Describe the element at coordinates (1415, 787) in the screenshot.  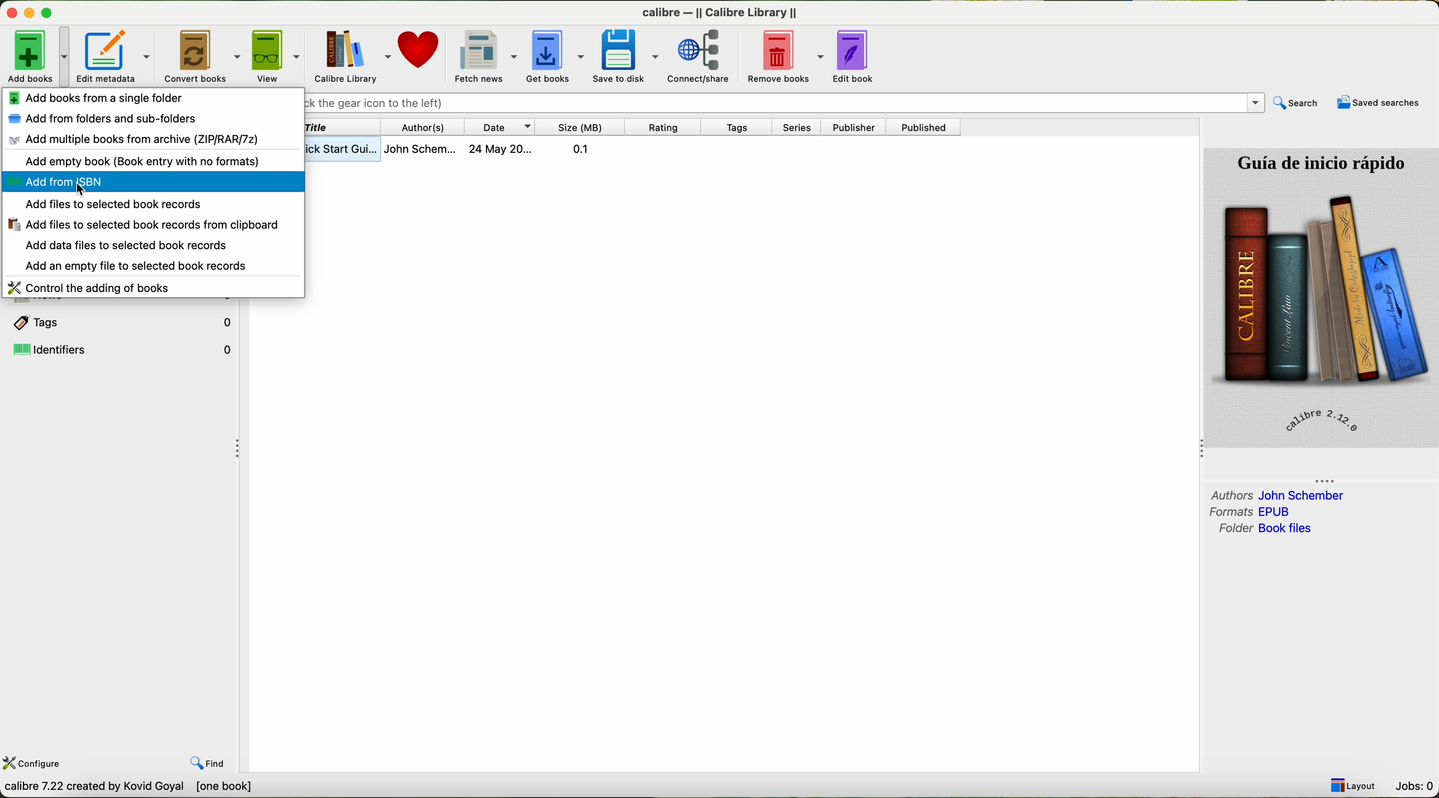
I see `Jobs: 0` at that location.